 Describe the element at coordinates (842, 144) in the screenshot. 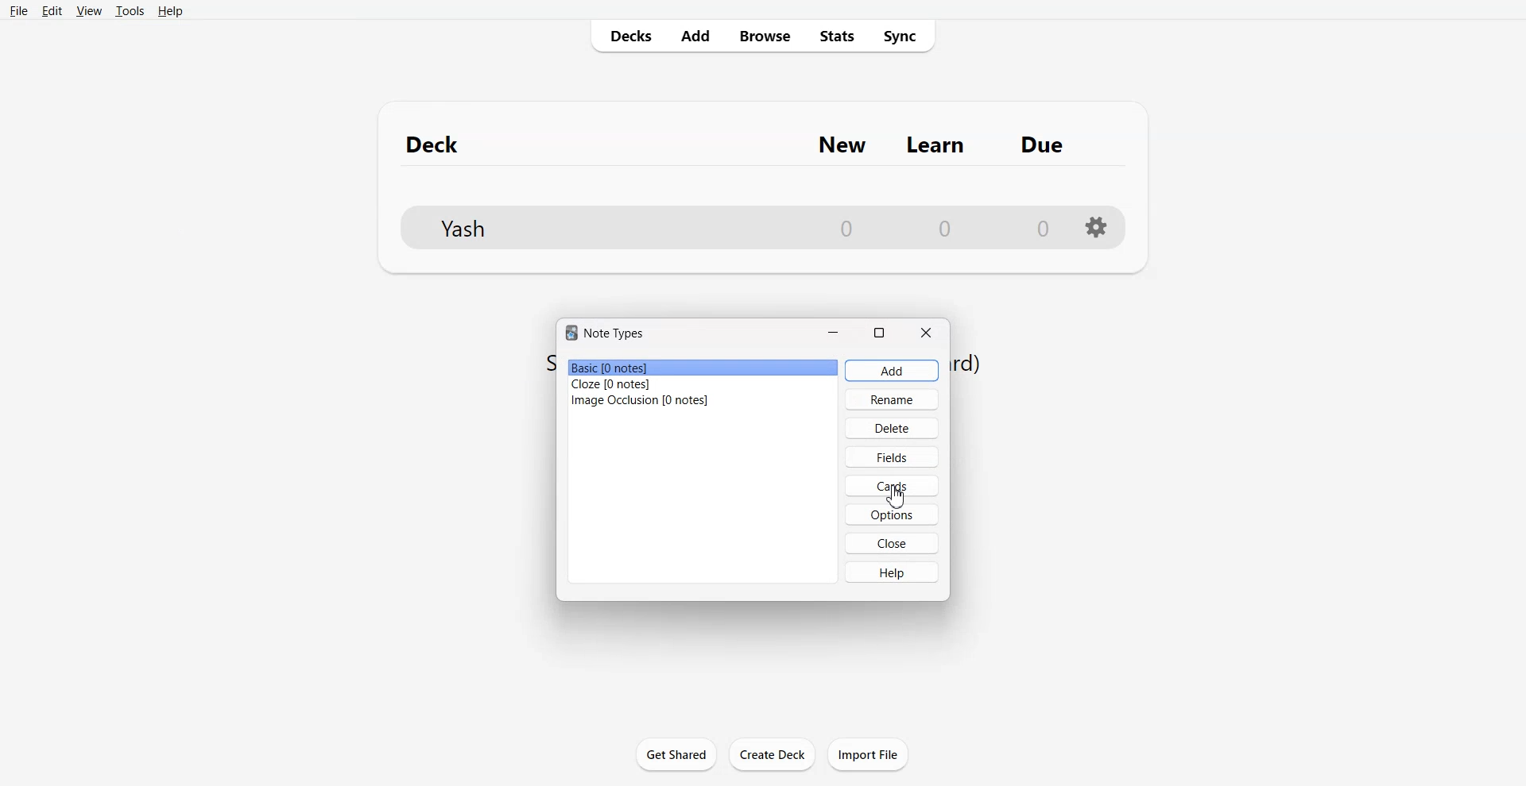

I see `New` at that location.